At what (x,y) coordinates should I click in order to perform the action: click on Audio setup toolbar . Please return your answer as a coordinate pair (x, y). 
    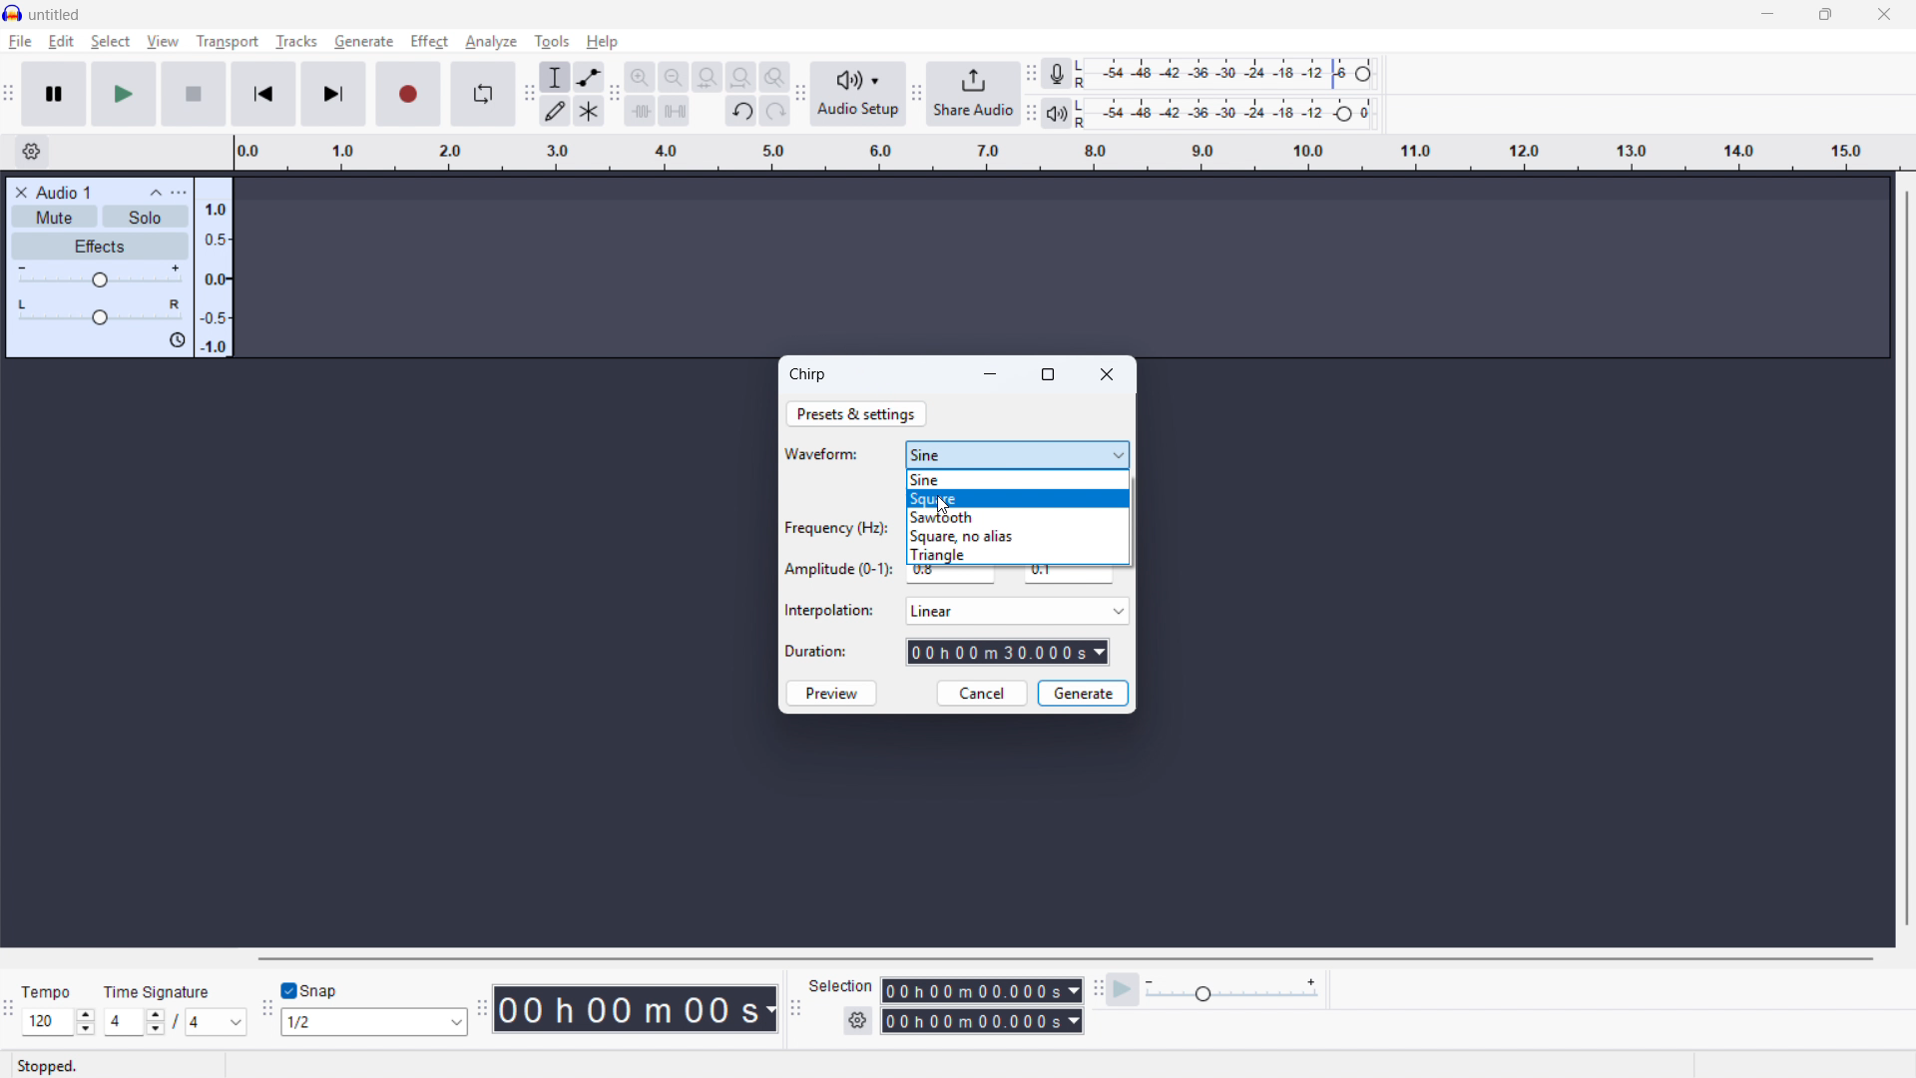
    Looking at the image, I should click on (800, 94).